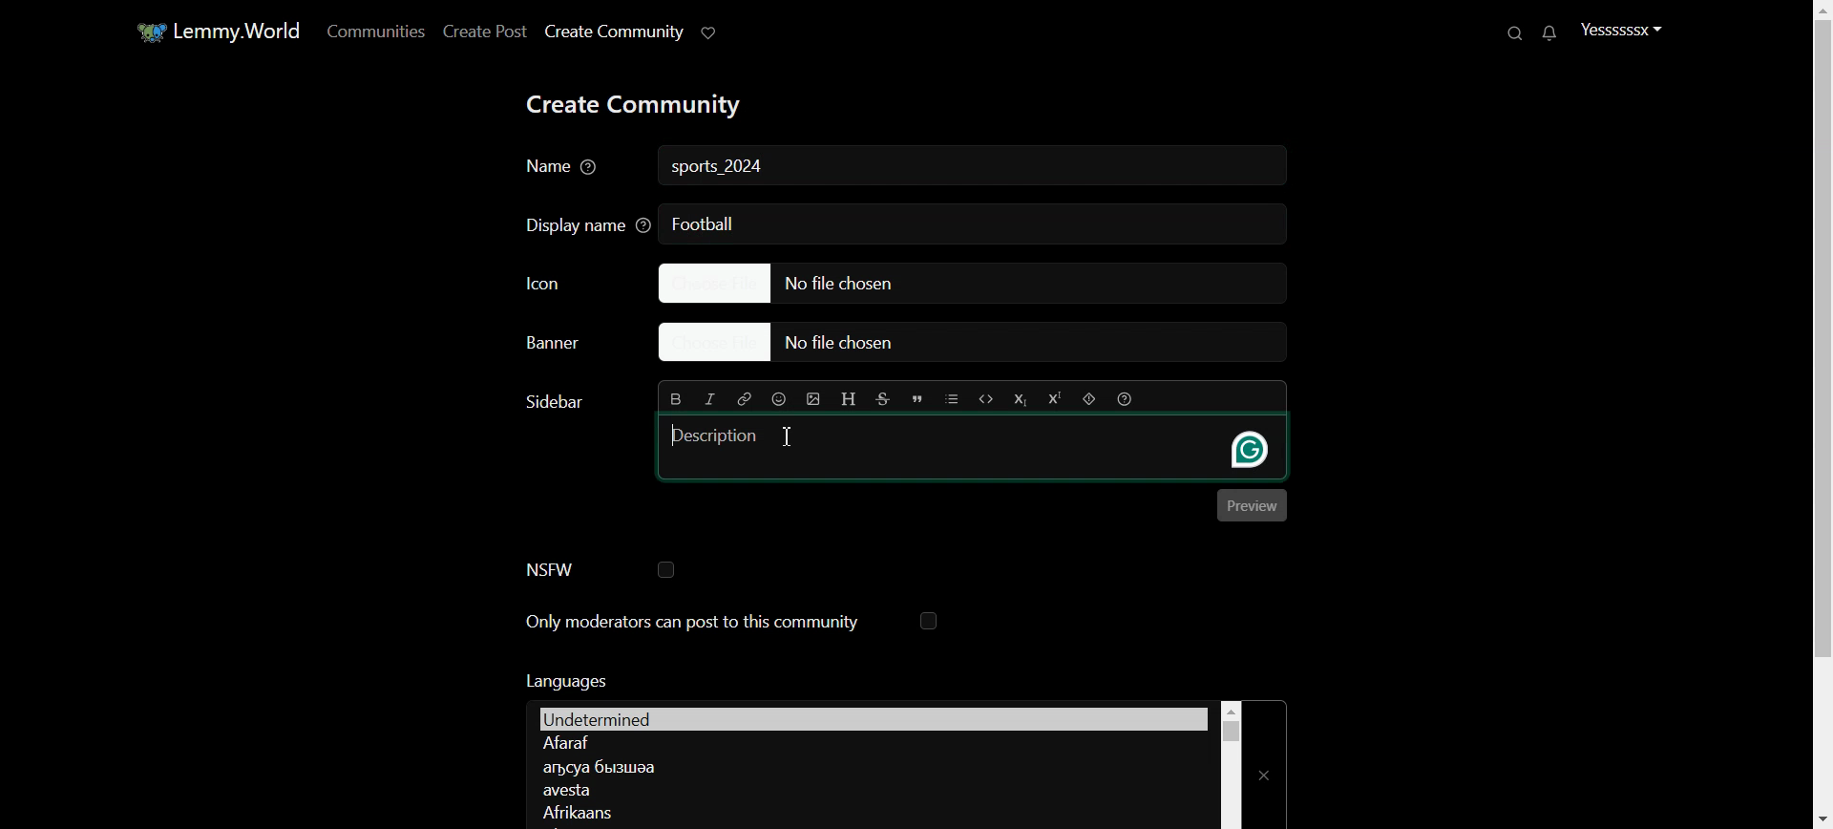 This screenshot has width=1833, height=829. What do you see at coordinates (743, 398) in the screenshot?
I see `Hyperlink` at bounding box center [743, 398].